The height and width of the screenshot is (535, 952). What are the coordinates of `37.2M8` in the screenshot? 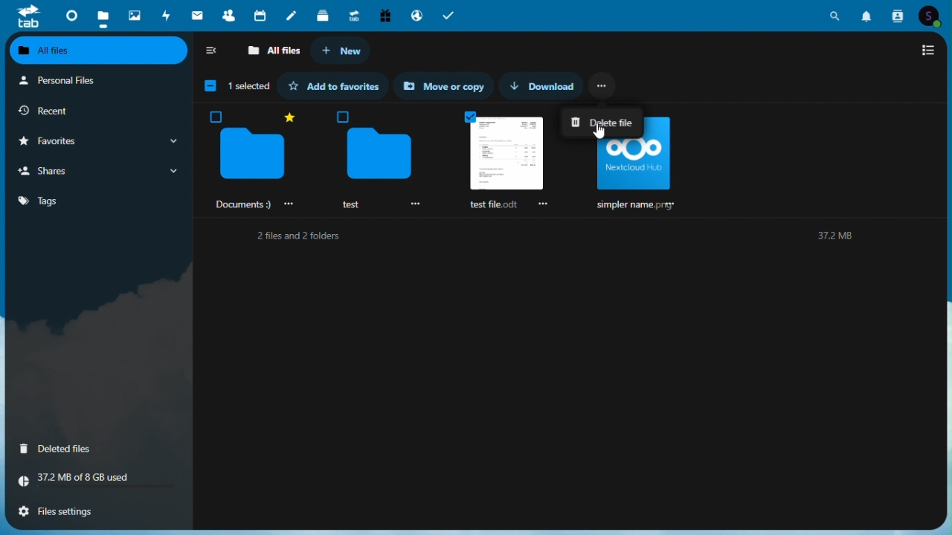 It's located at (835, 234).